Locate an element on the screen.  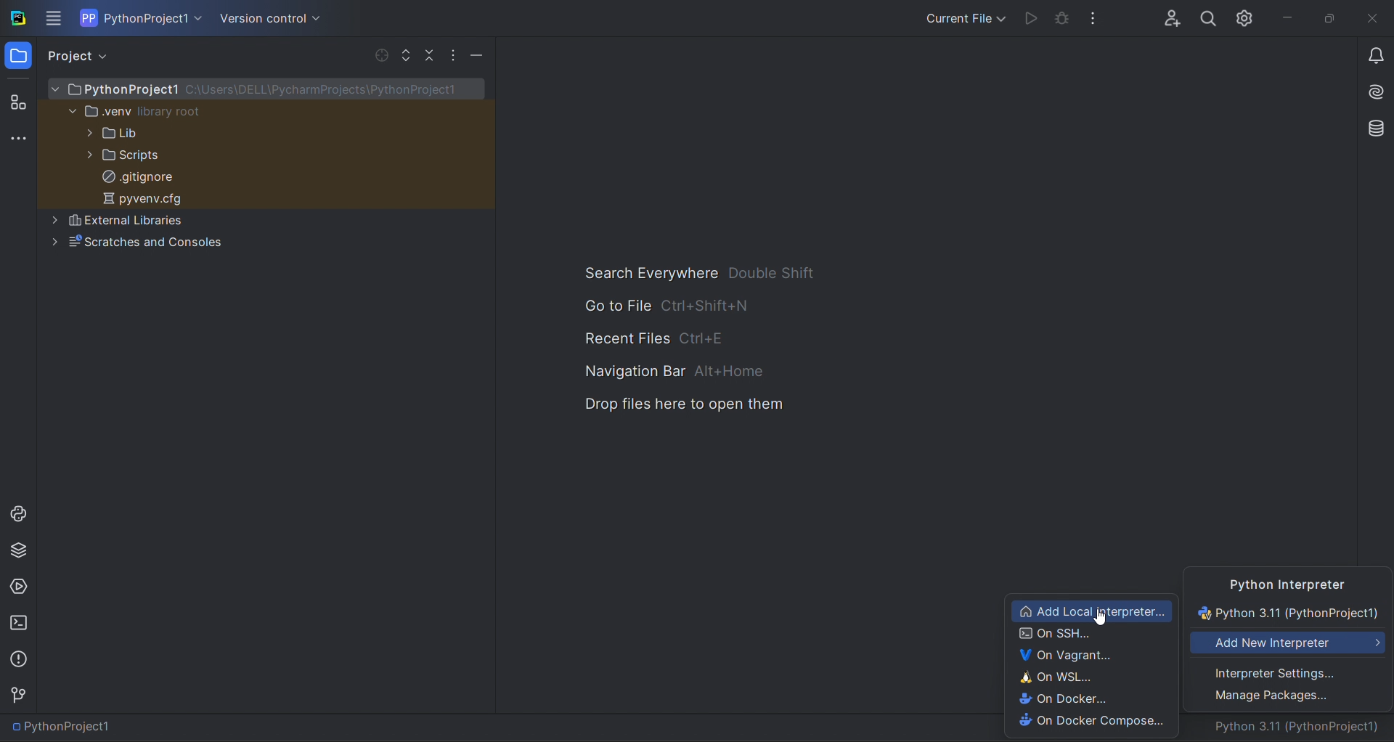
file tree is located at coordinates (266, 170).